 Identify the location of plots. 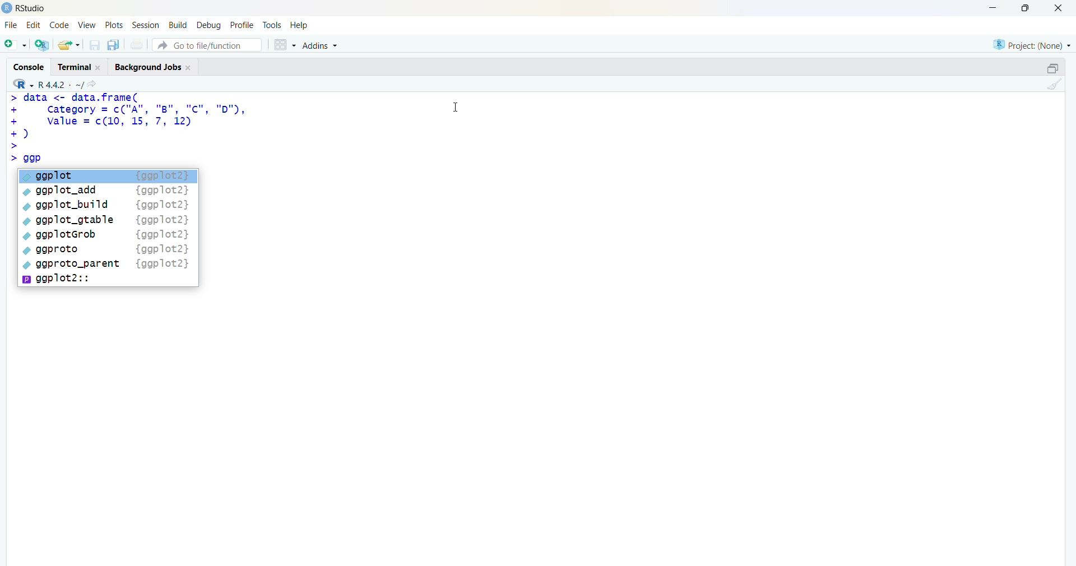
(115, 25).